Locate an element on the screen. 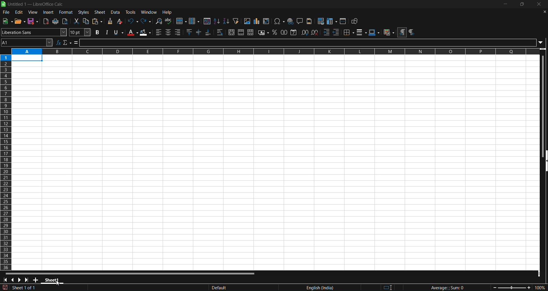  increase indent is located at coordinates (326, 33).